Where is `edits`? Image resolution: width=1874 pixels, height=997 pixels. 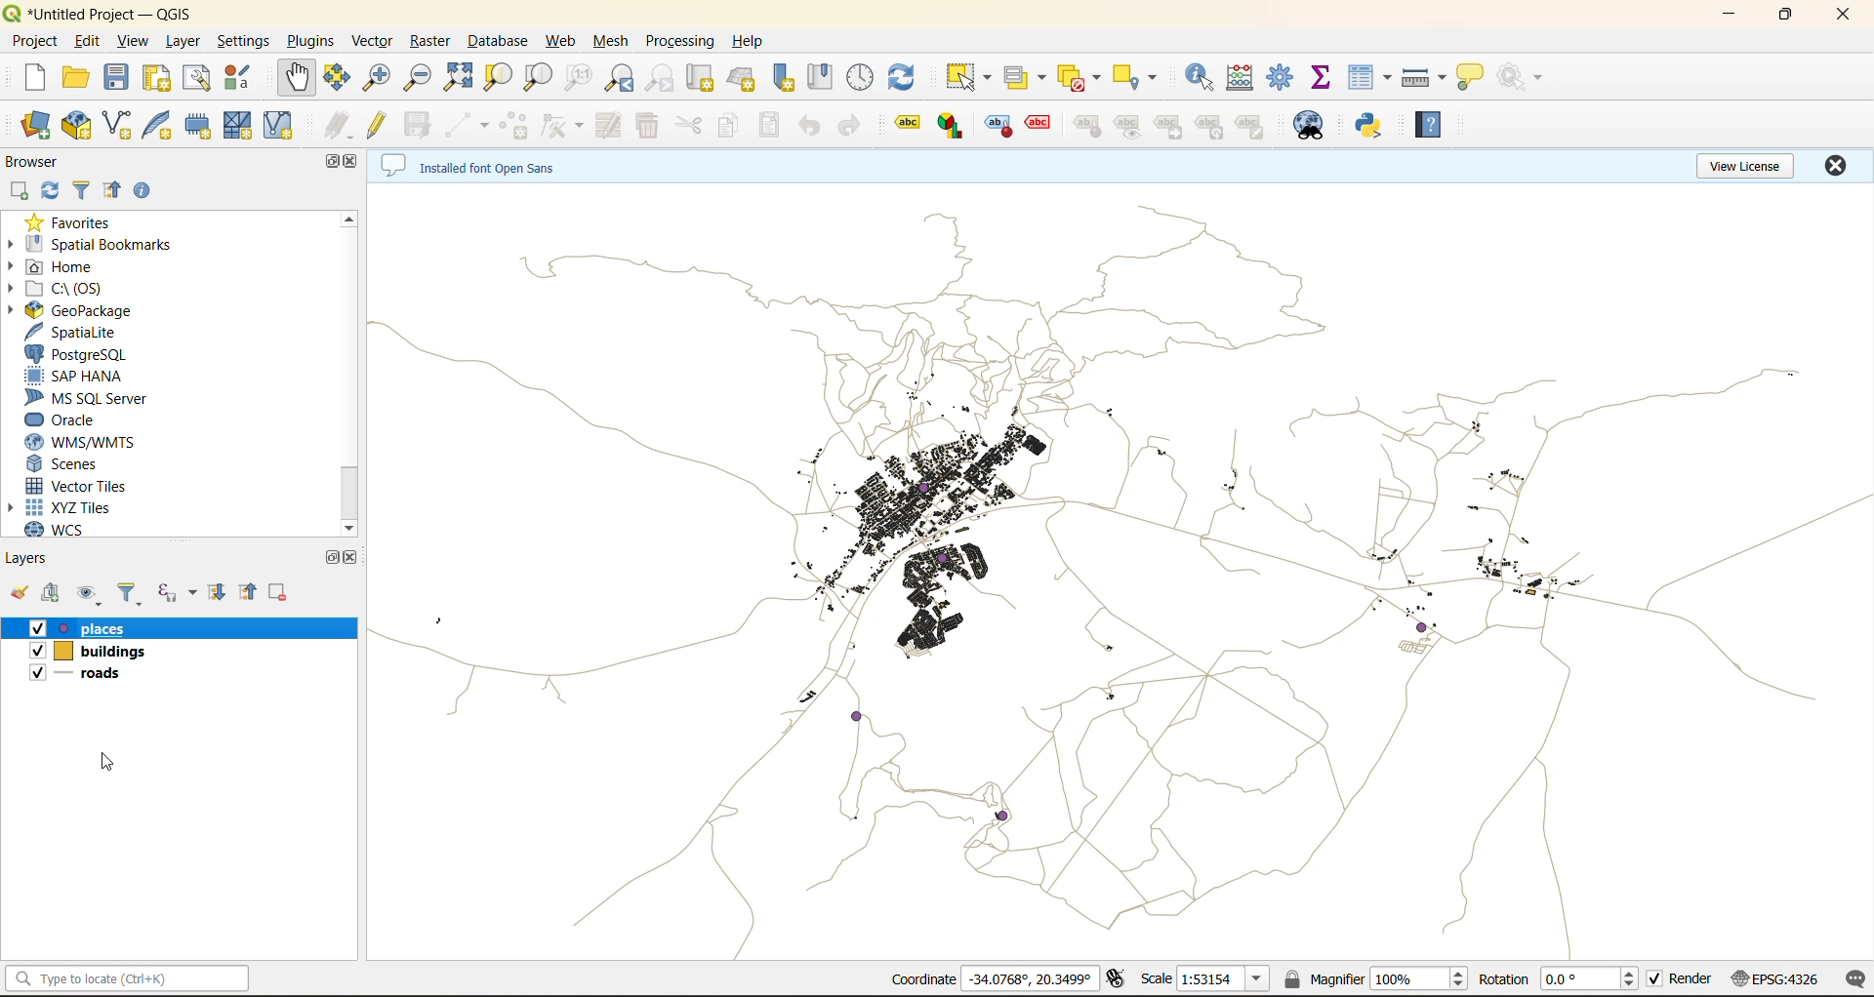 edits is located at coordinates (338, 128).